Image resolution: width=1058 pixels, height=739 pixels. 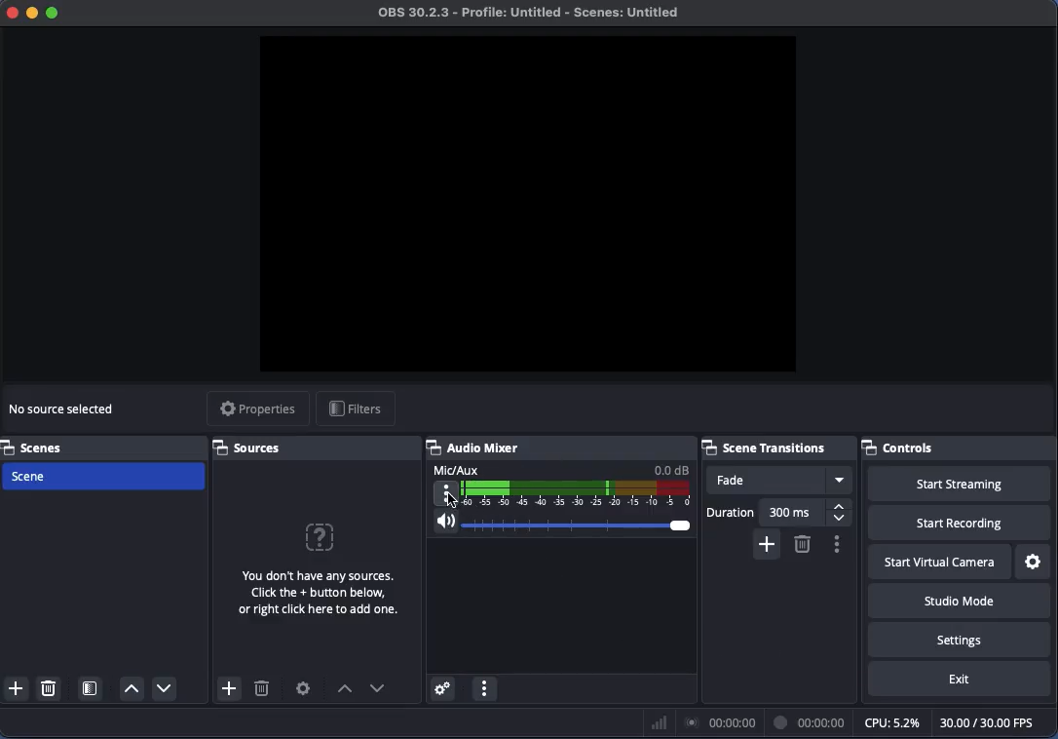 What do you see at coordinates (315, 565) in the screenshot?
I see `No source selected` at bounding box center [315, 565].